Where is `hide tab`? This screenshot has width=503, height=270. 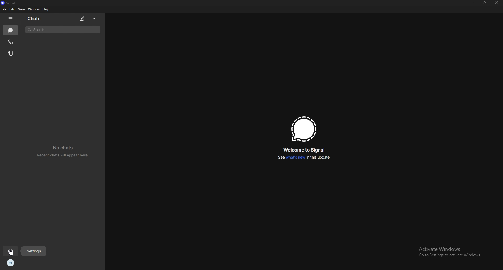
hide tab is located at coordinates (10, 19).